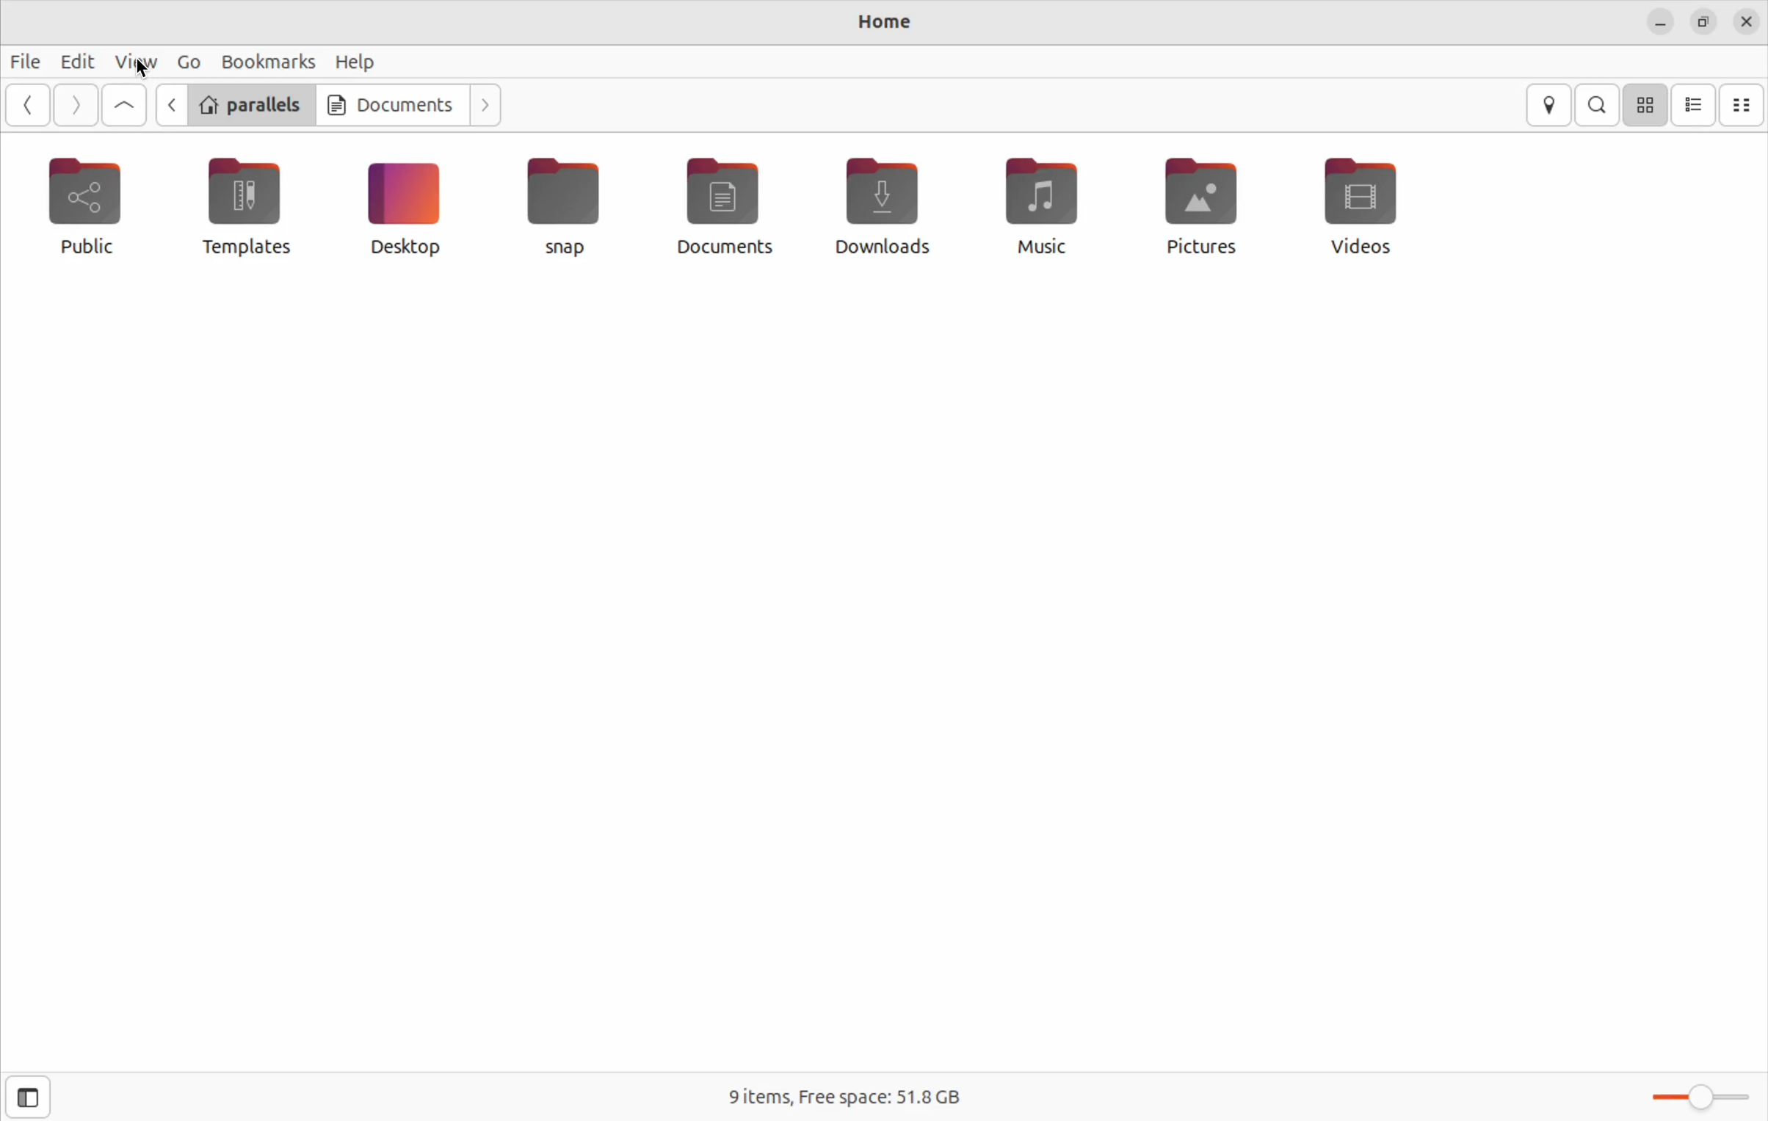 The height and width of the screenshot is (1121, 1768). Describe the element at coordinates (27, 62) in the screenshot. I see `file` at that location.